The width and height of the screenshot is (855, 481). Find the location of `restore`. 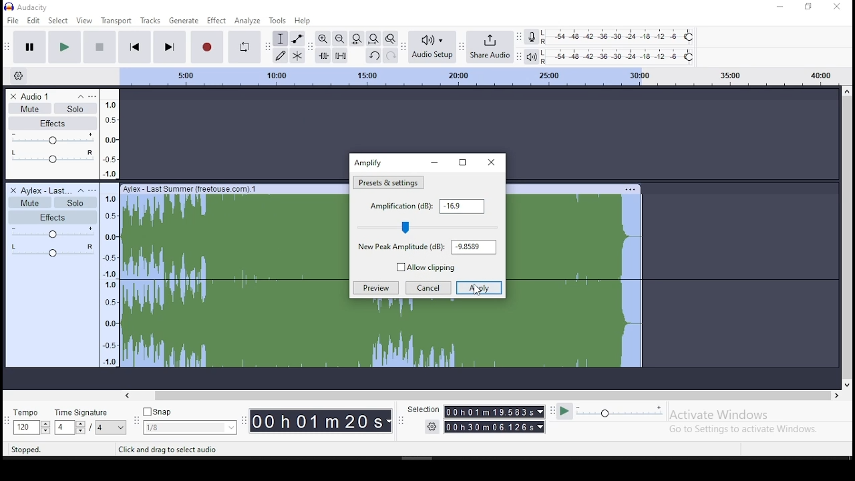

restore is located at coordinates (808, 7).